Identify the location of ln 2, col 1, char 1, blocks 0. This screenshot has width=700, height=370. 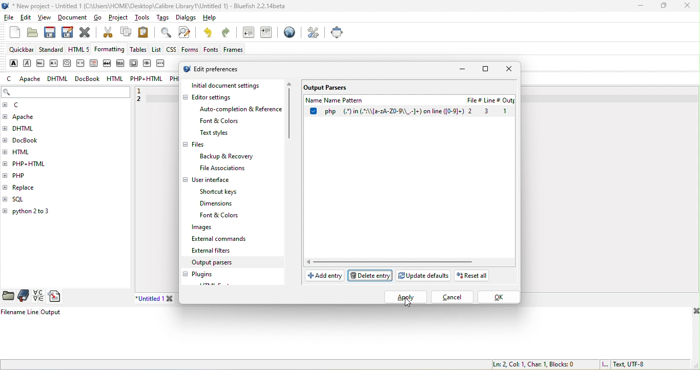
(532, 364).